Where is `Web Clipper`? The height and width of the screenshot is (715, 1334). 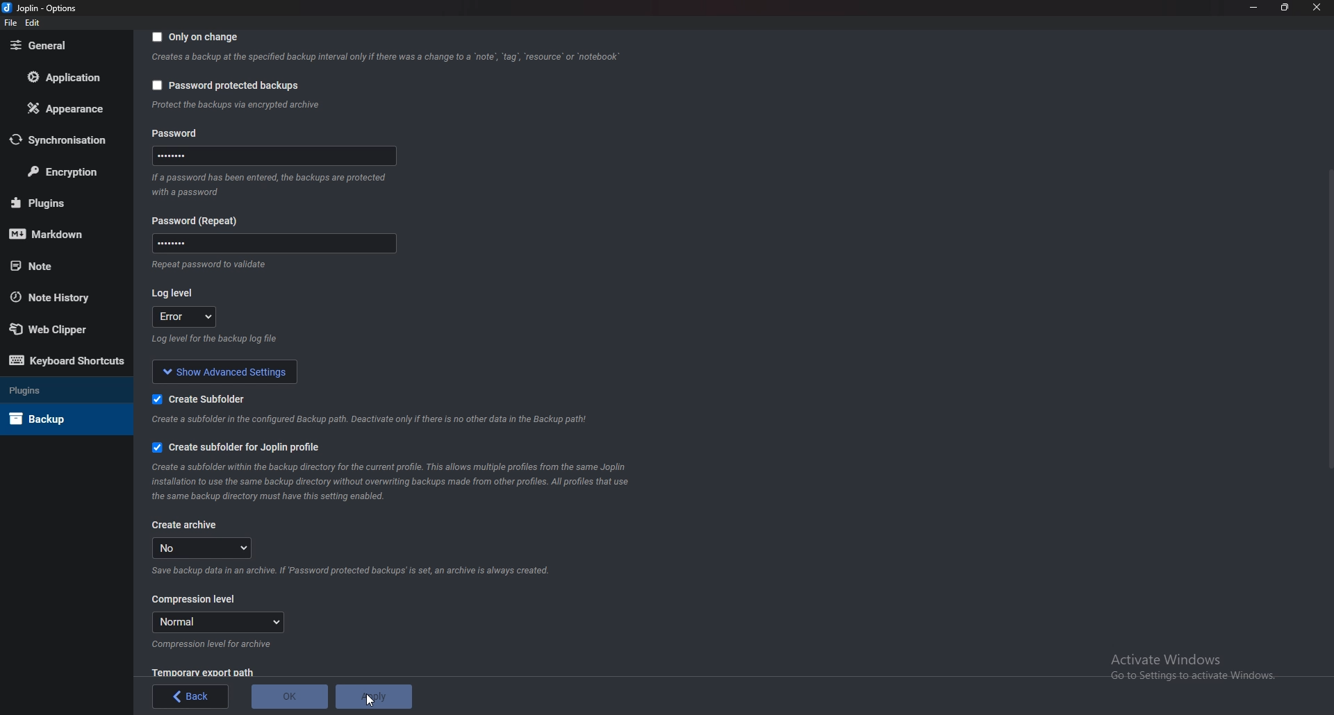
Web Clipper is located at coordinates (56, 326).